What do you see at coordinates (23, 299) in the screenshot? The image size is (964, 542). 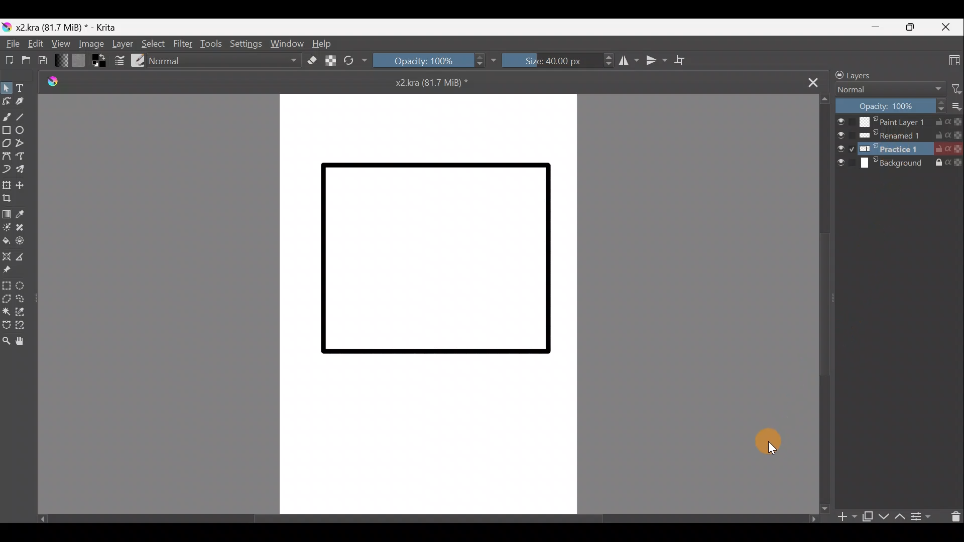 I see `Freehand selection tool` at bounding box center [23, 299].